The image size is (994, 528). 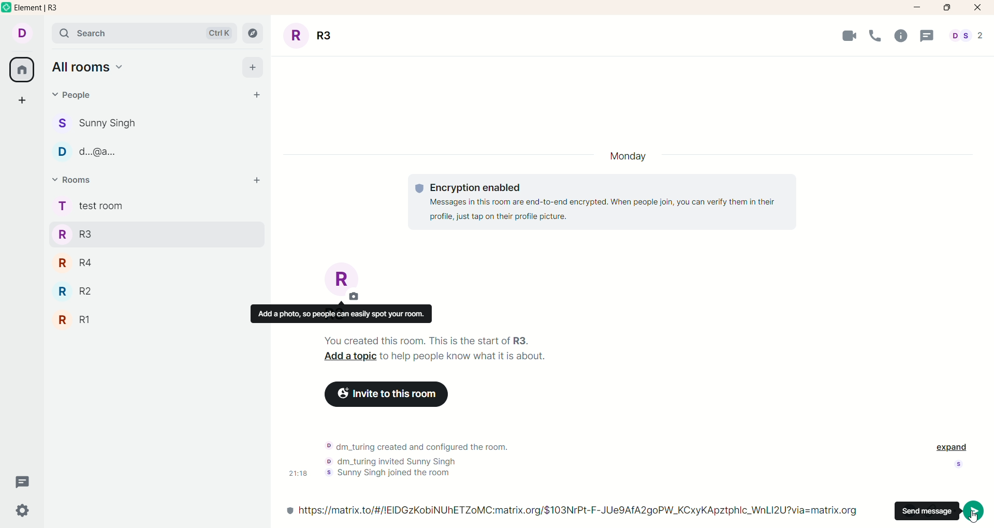 I want to click on minimize, so click(x=918, y=6).